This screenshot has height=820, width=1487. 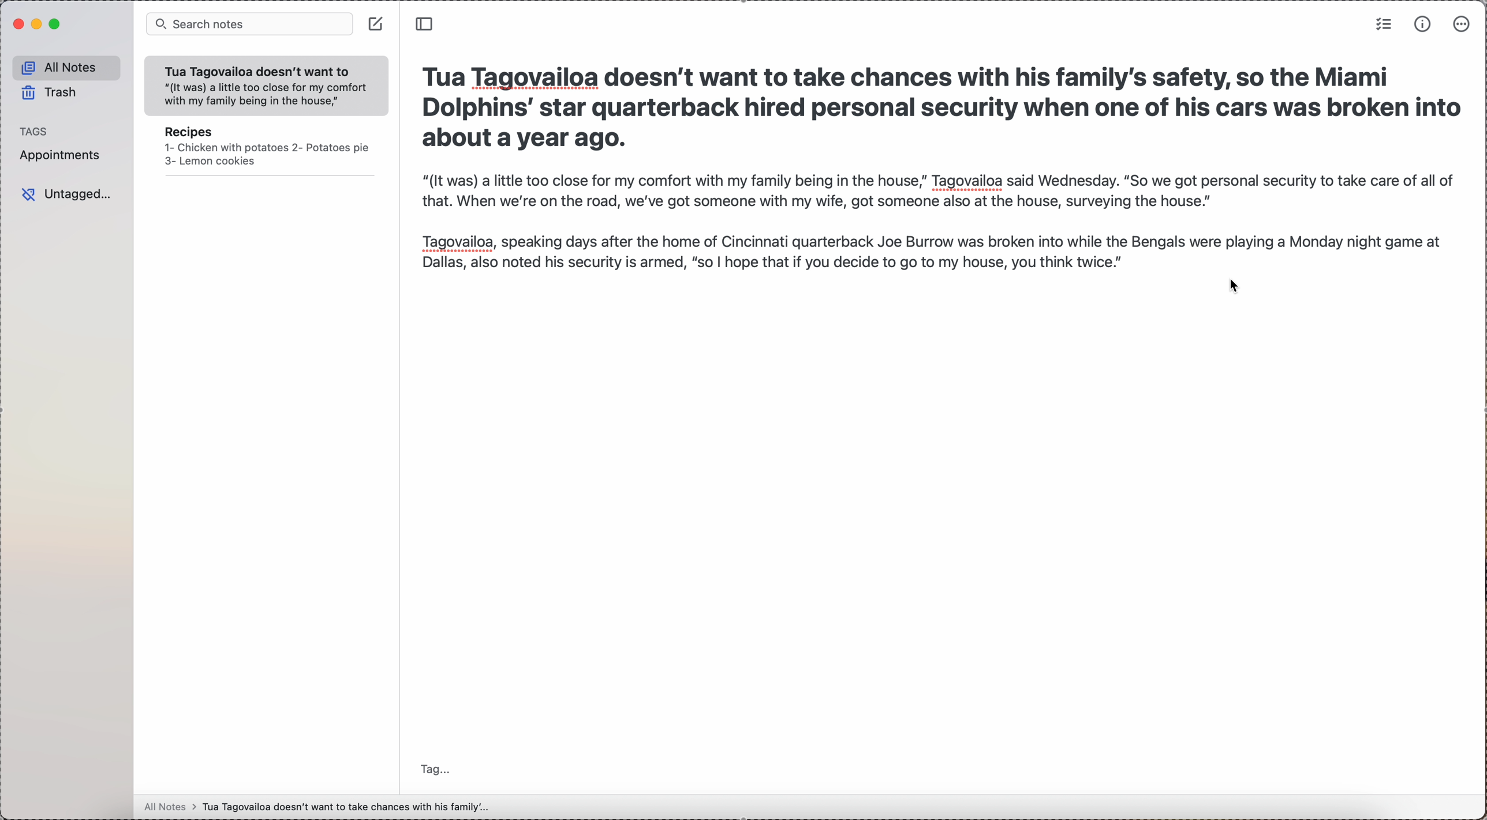 What do you see at coordinates (55, 25) in the screenshot?
I see `maximize` at bounding box center [55, 25].